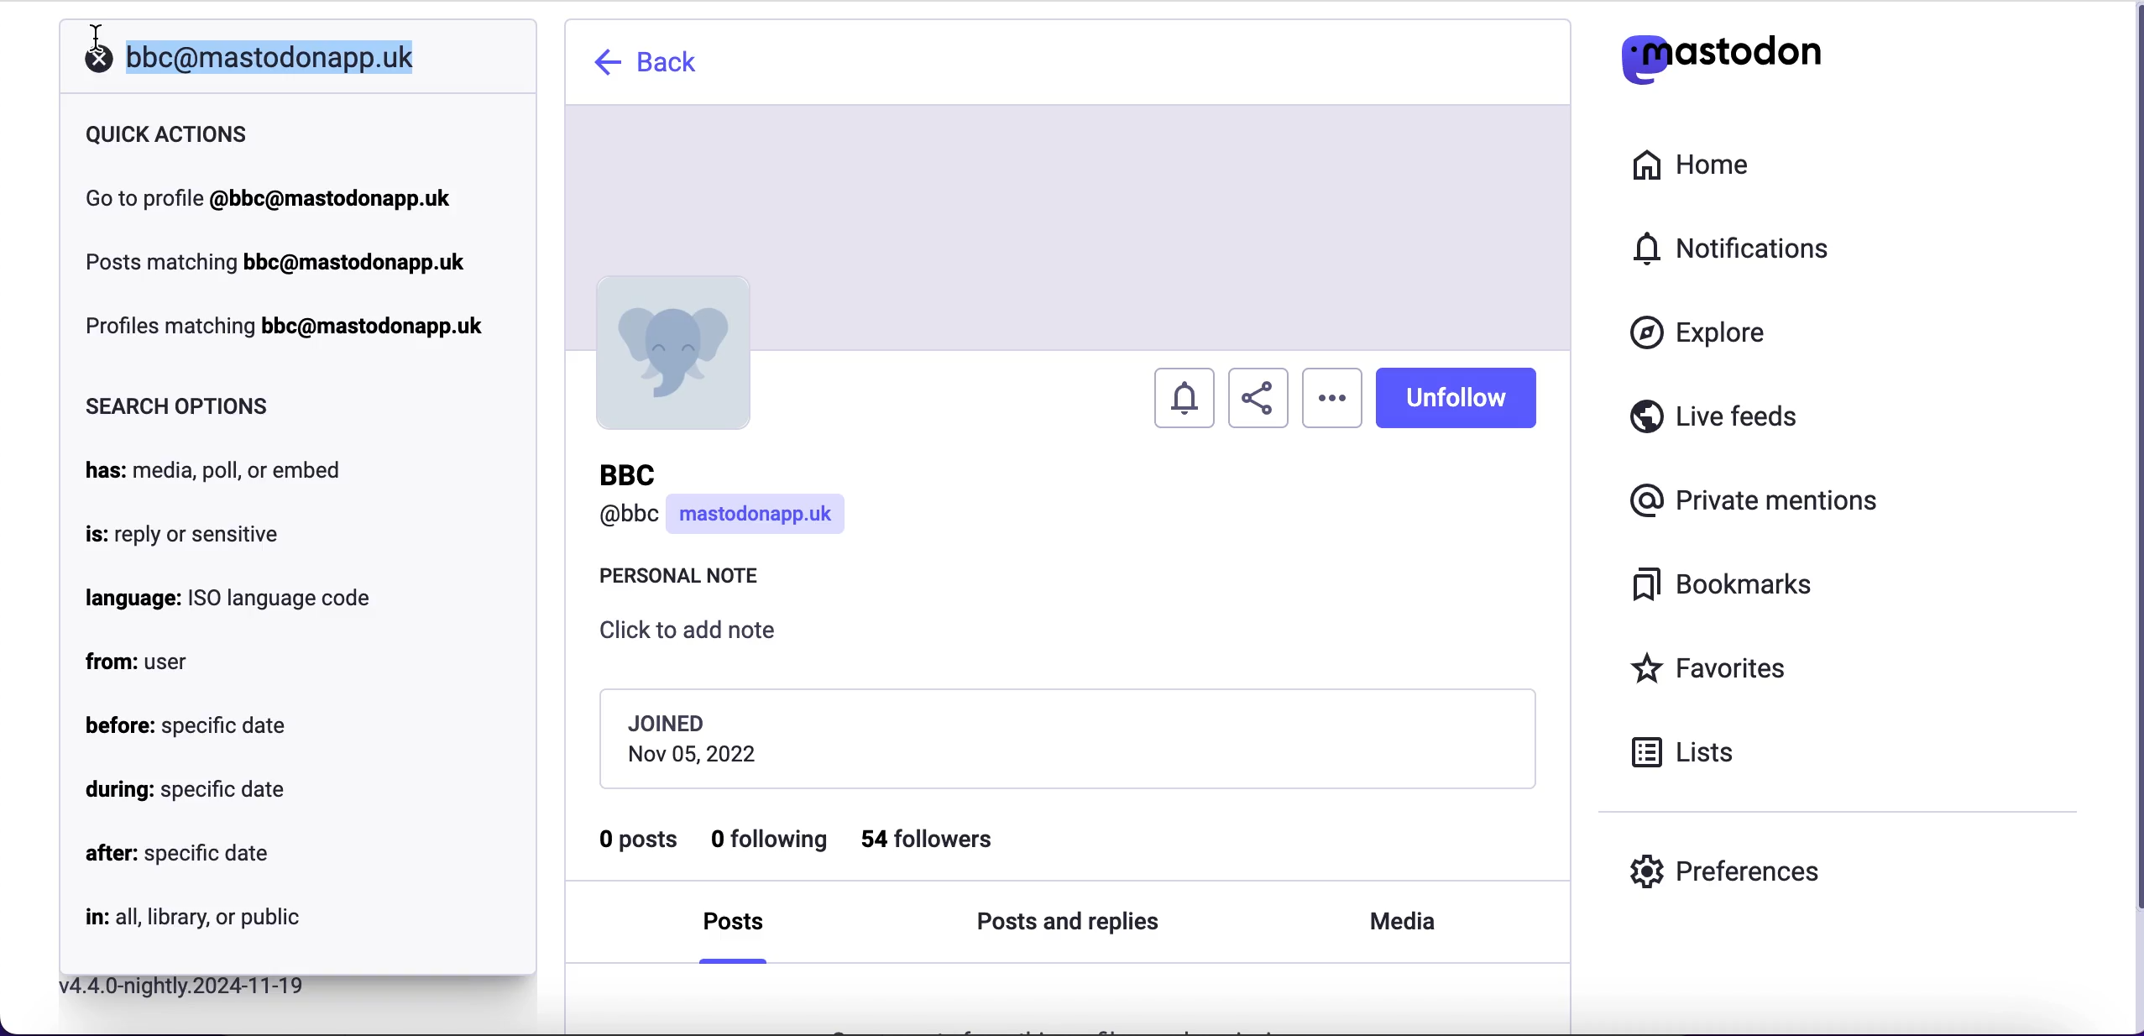  Describe the element at coordinates (1714, 334) in the screenshot. I see `explore` at that location.